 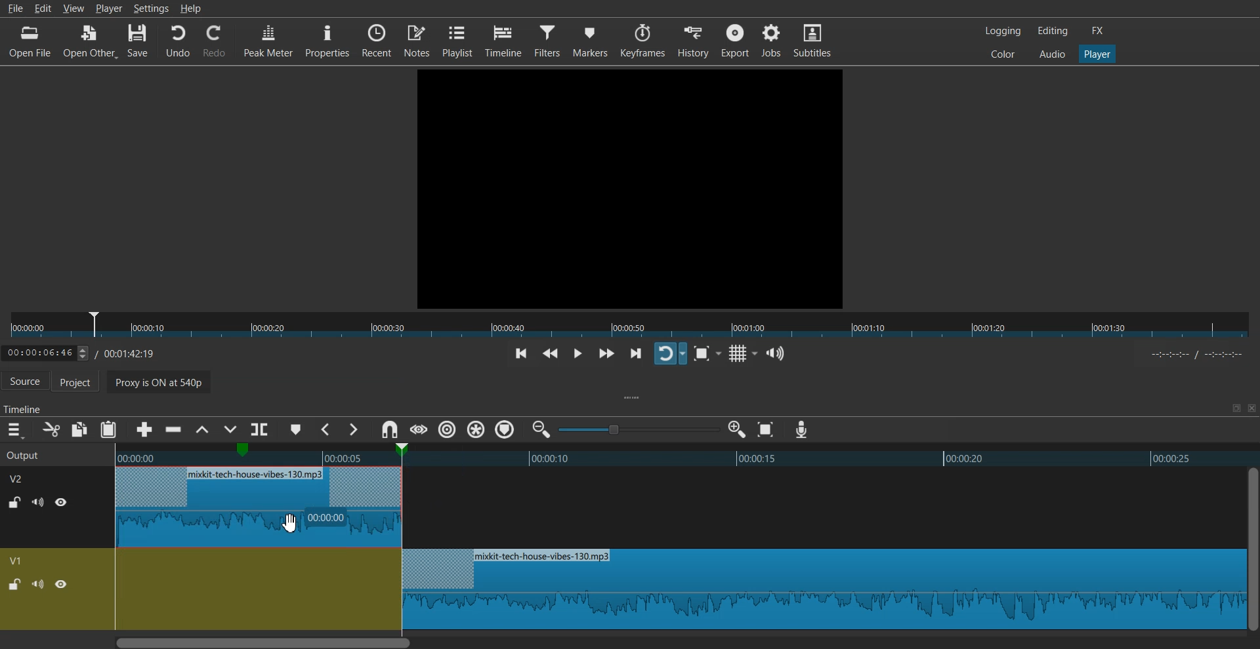 I want to click on Mute, so click(x=38, y=502).